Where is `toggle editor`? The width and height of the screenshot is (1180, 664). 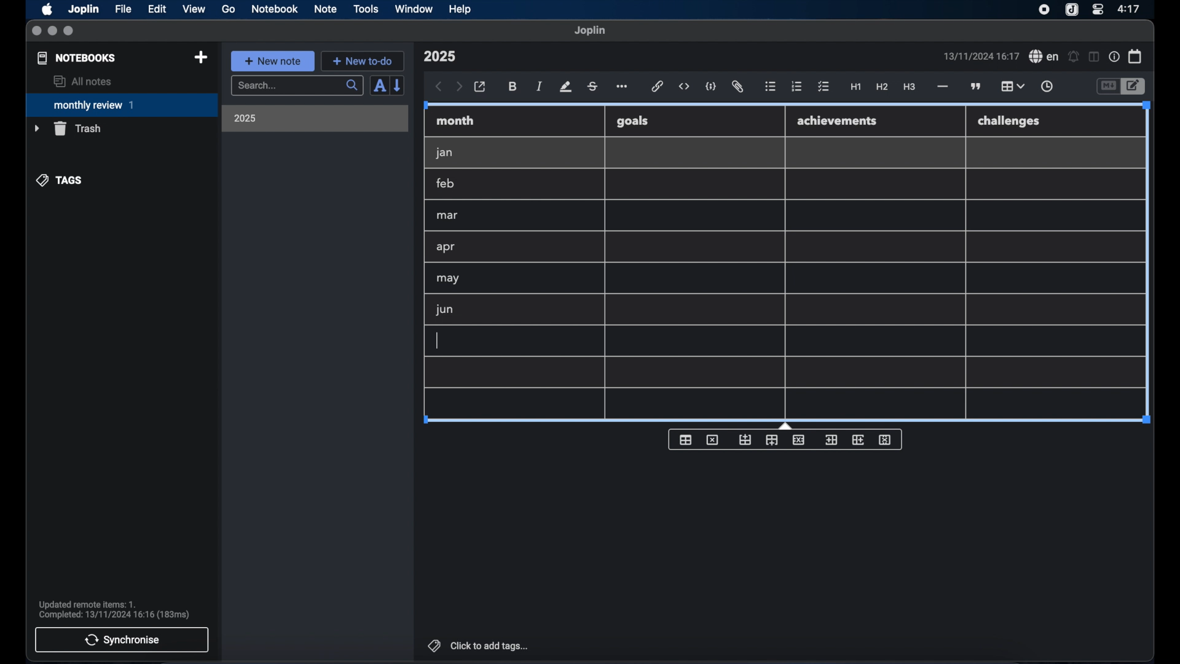
toggle editor is located at coordinates (1135, 87).